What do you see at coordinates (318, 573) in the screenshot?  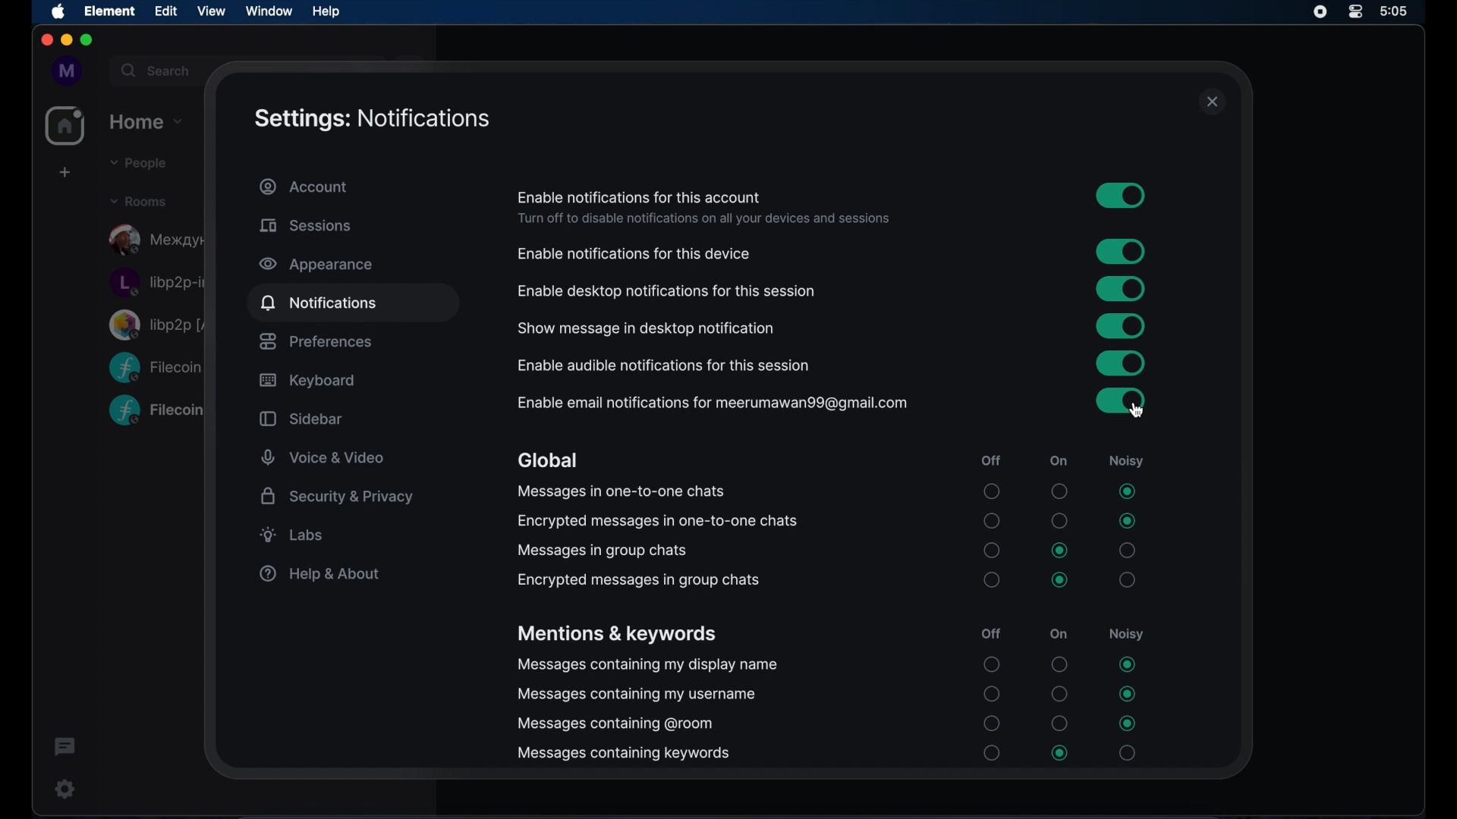 I see `help and about` at bounding box center [318, 573].